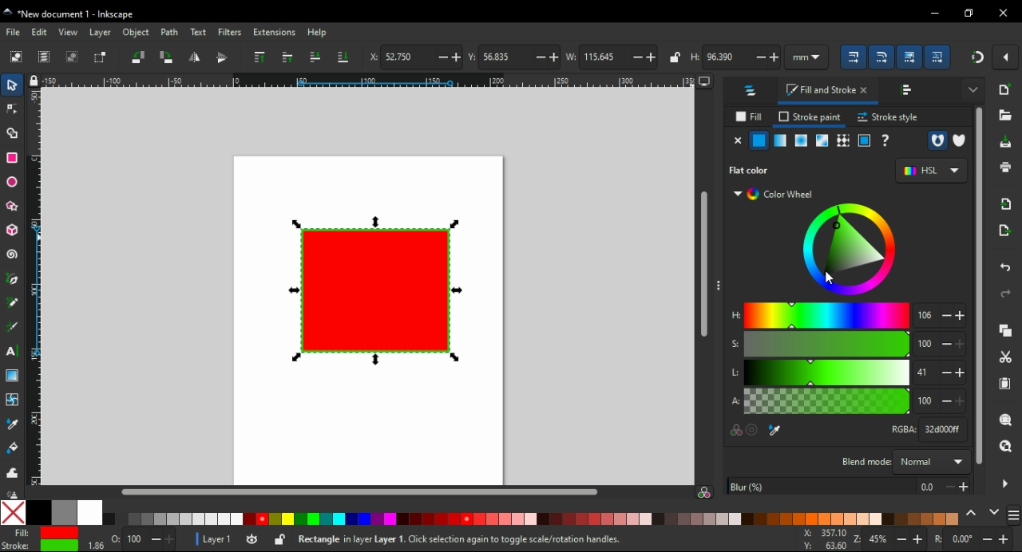 The image size is (1022, 552). I want to click on fill, so click(748, 116).